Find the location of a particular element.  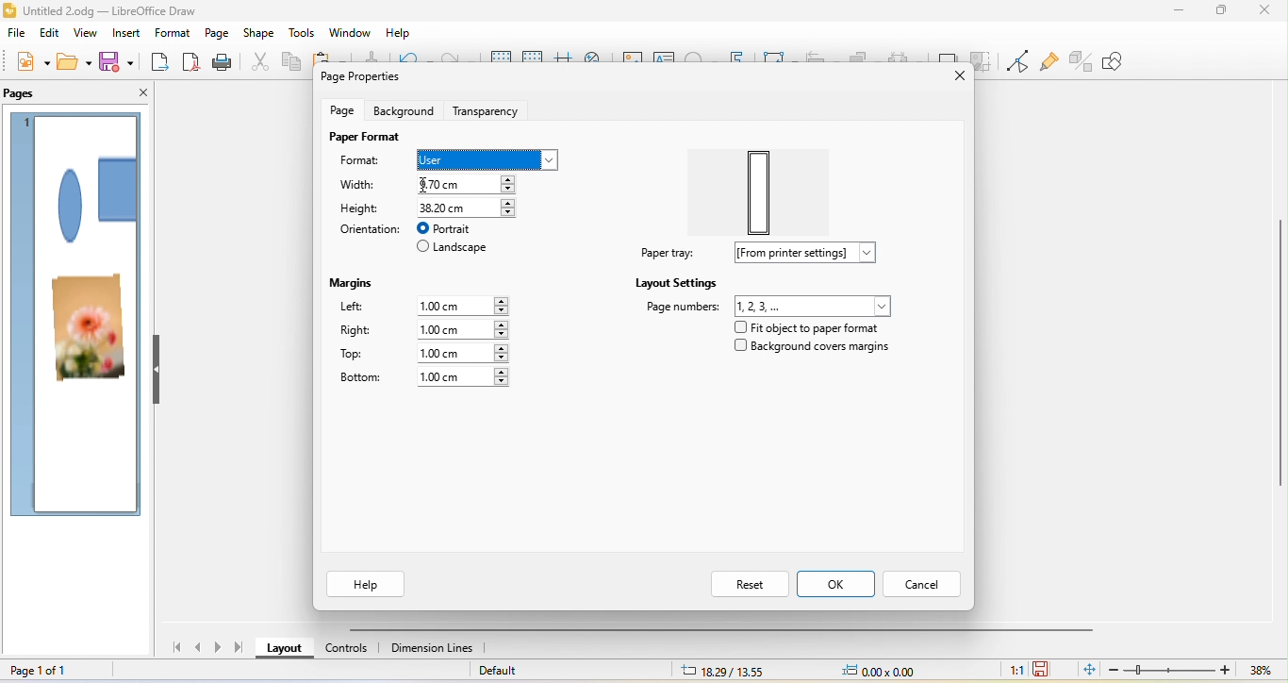

landscape is located at coordinates (459, 247).